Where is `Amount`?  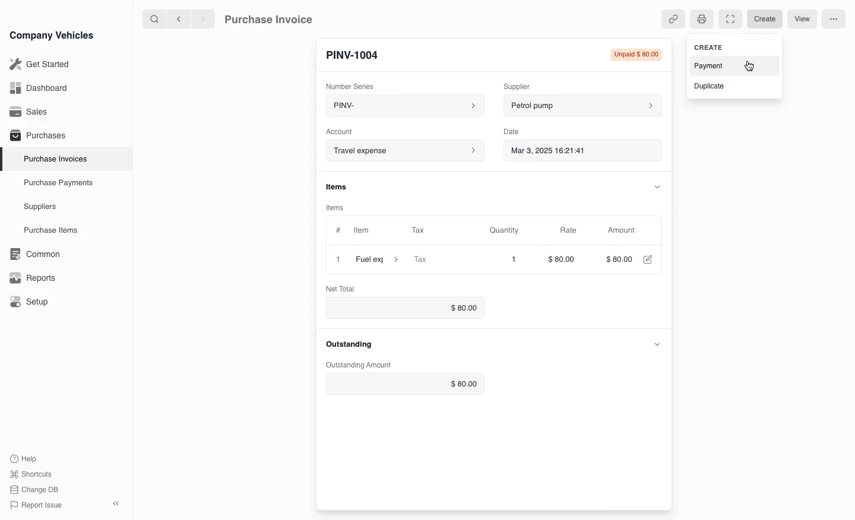
Amount is located at coordinates (624, 230).